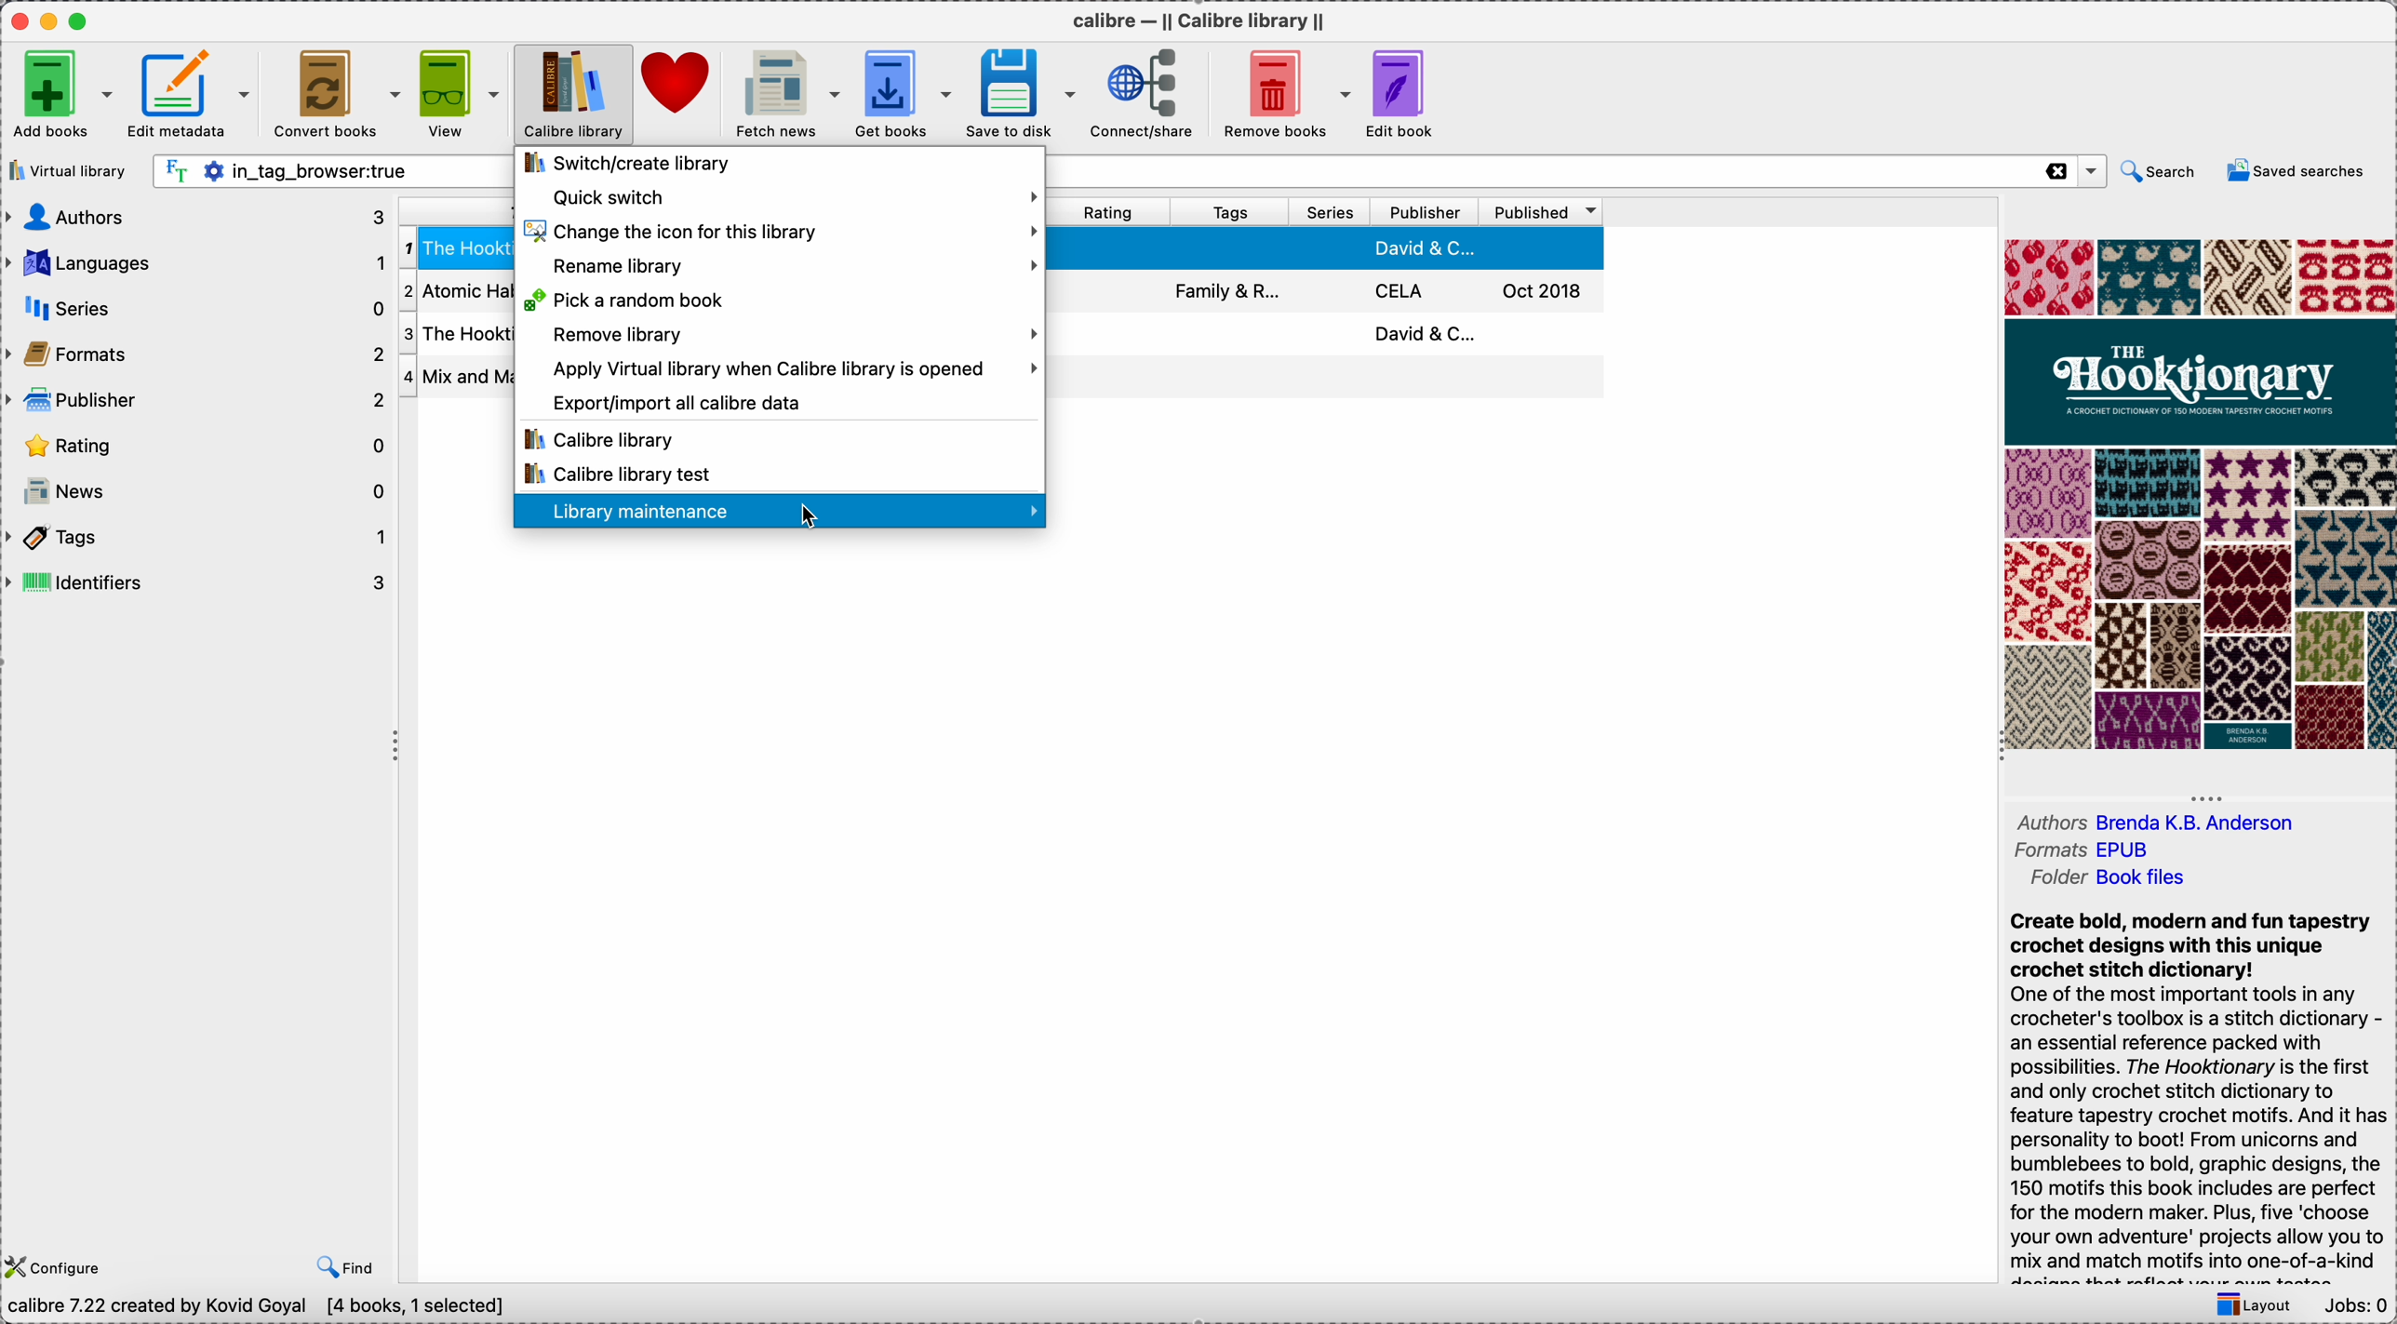 The width and height of the screenshot is (2397, 1324). I want to click on options, so click(2090, 172).